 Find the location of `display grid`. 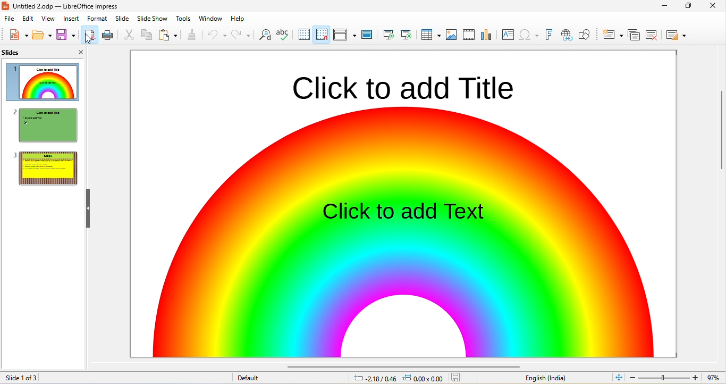

display grid is located at coordinates (303, 35).